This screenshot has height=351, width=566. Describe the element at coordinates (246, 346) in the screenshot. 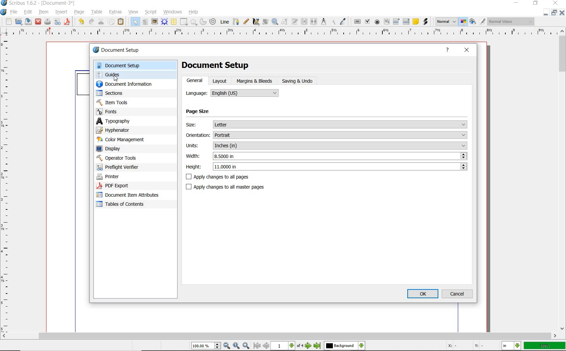

I see `zoom in` at that location.